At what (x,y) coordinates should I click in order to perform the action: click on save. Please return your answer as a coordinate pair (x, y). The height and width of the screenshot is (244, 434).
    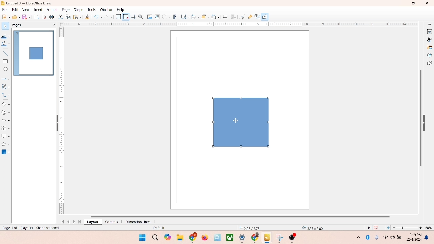
    Looking at the image, I should click on (377, 227).